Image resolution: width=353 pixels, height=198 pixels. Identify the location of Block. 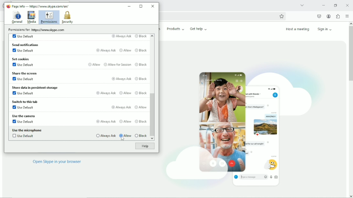
(141, 136).